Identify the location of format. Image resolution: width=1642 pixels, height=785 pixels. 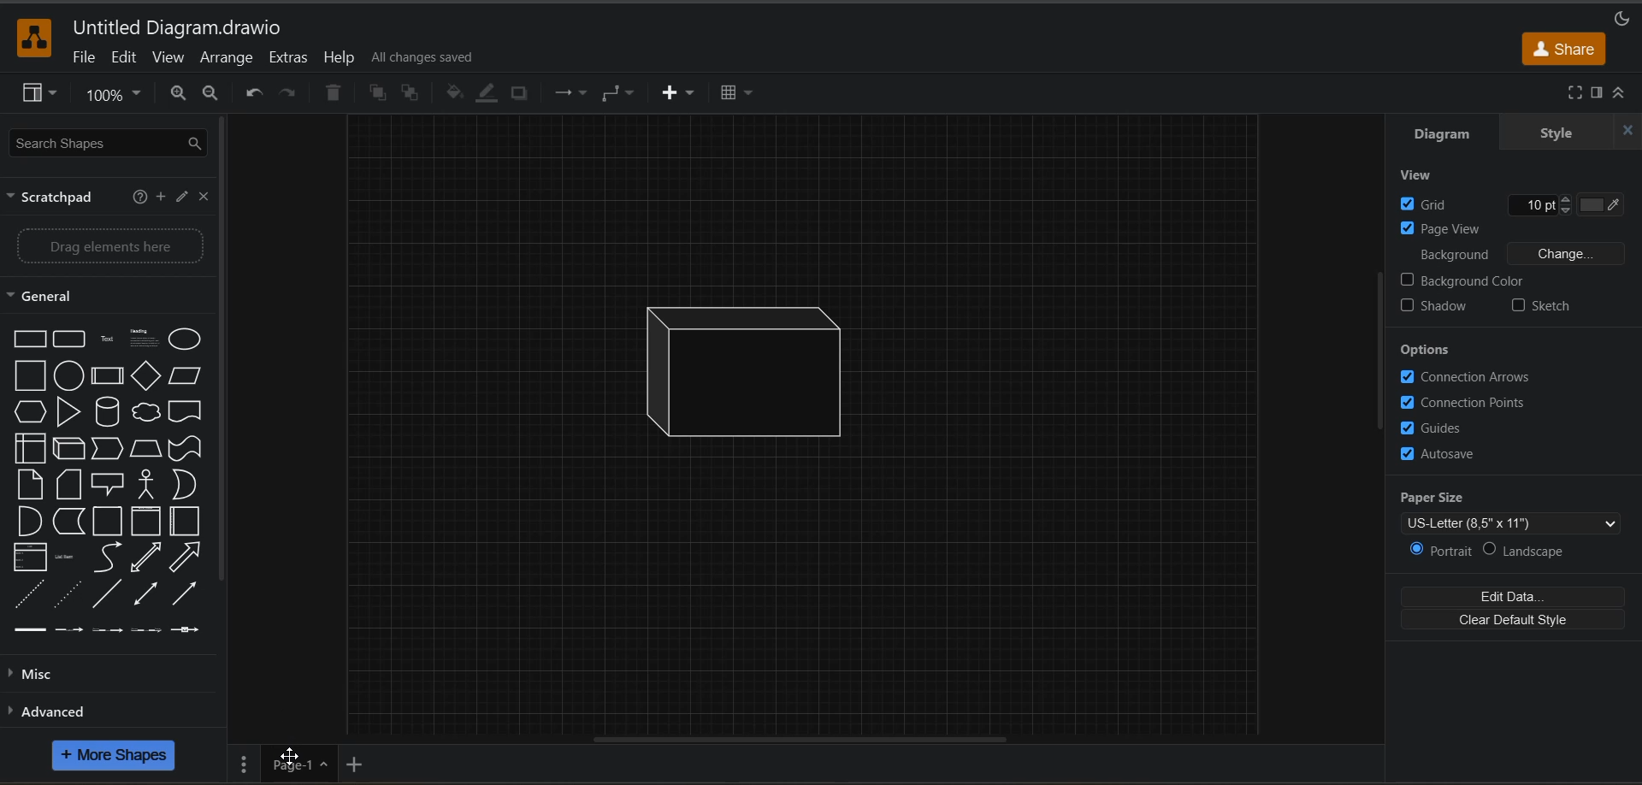
(1595, 92).